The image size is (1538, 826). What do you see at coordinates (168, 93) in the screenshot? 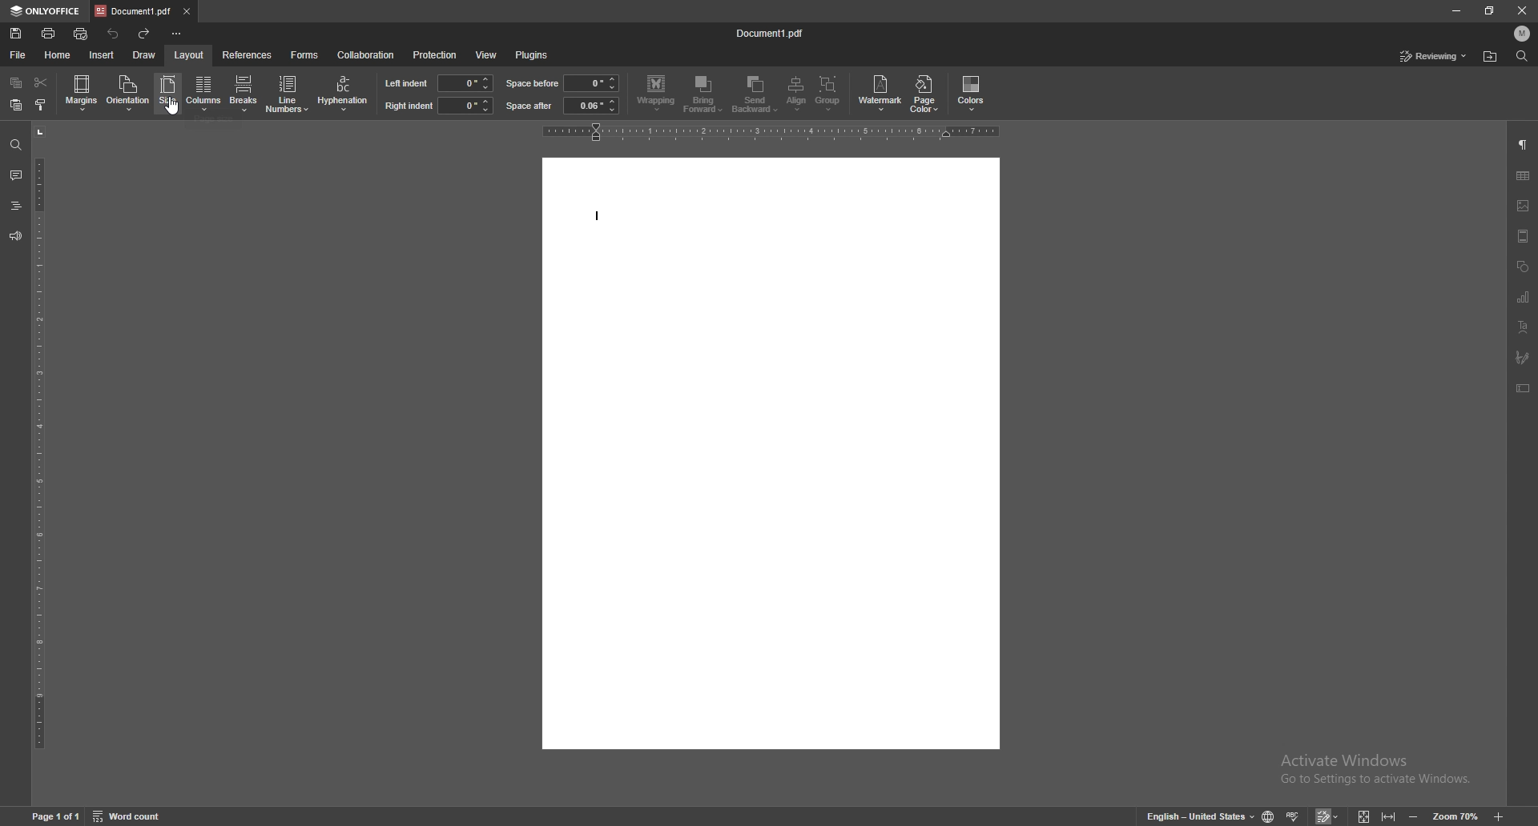
I see `size` at bounding box center [168, 93].